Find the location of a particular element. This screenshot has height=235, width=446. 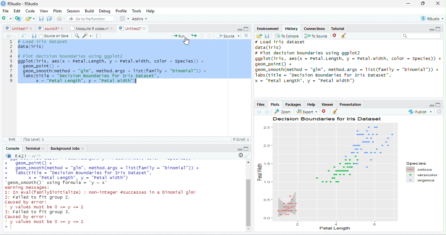

Files is located at coordinates (260, 105).